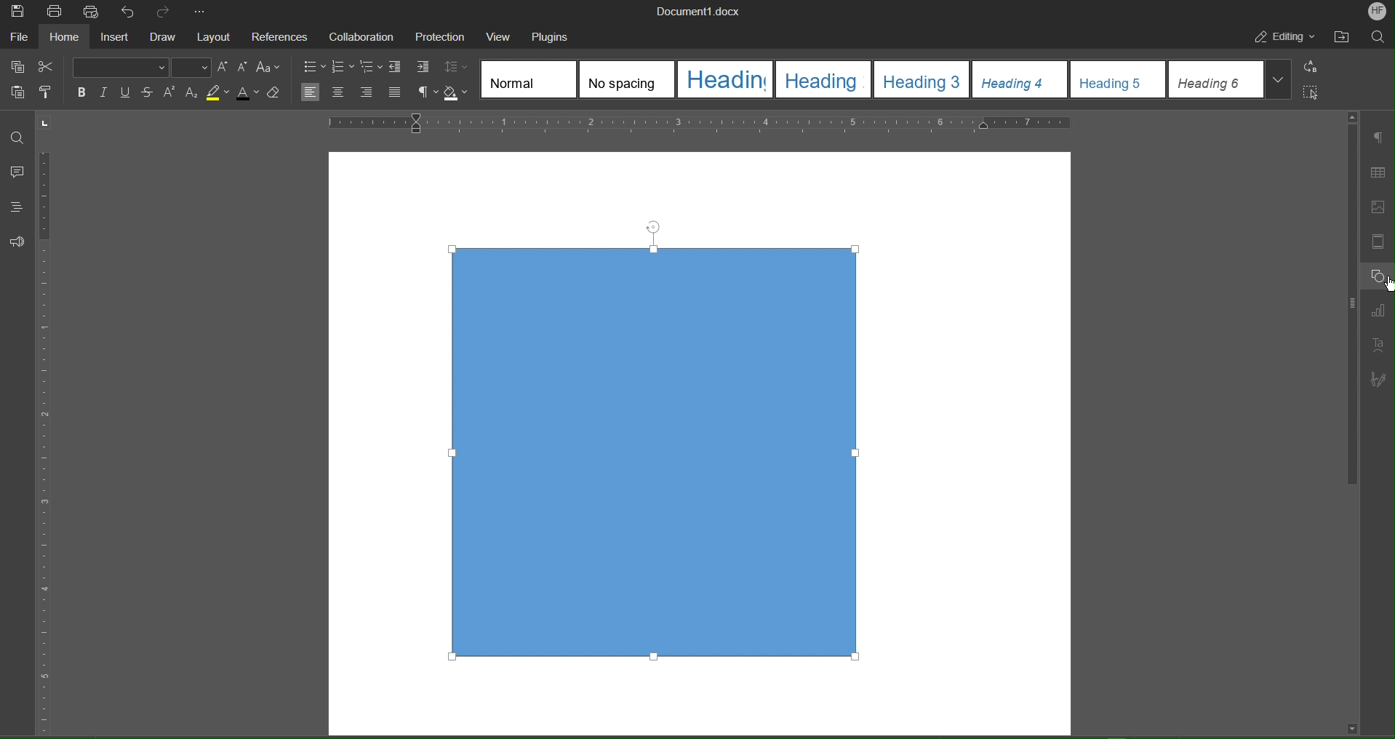  I want to click on Signature, so click(1378, 380).